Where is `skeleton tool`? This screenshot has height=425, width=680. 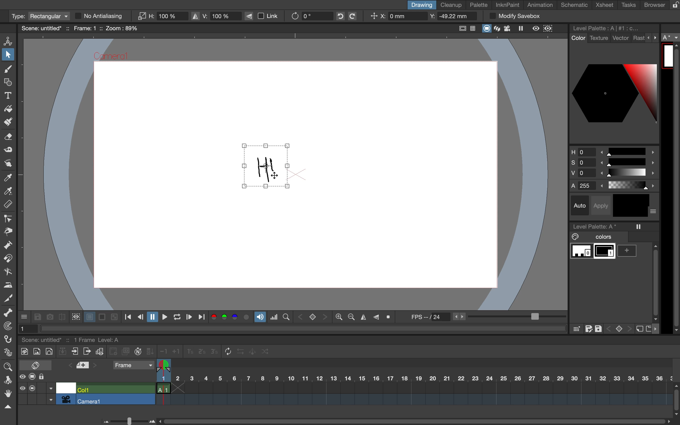
skeleton tool is located at coordinates (8, 313).